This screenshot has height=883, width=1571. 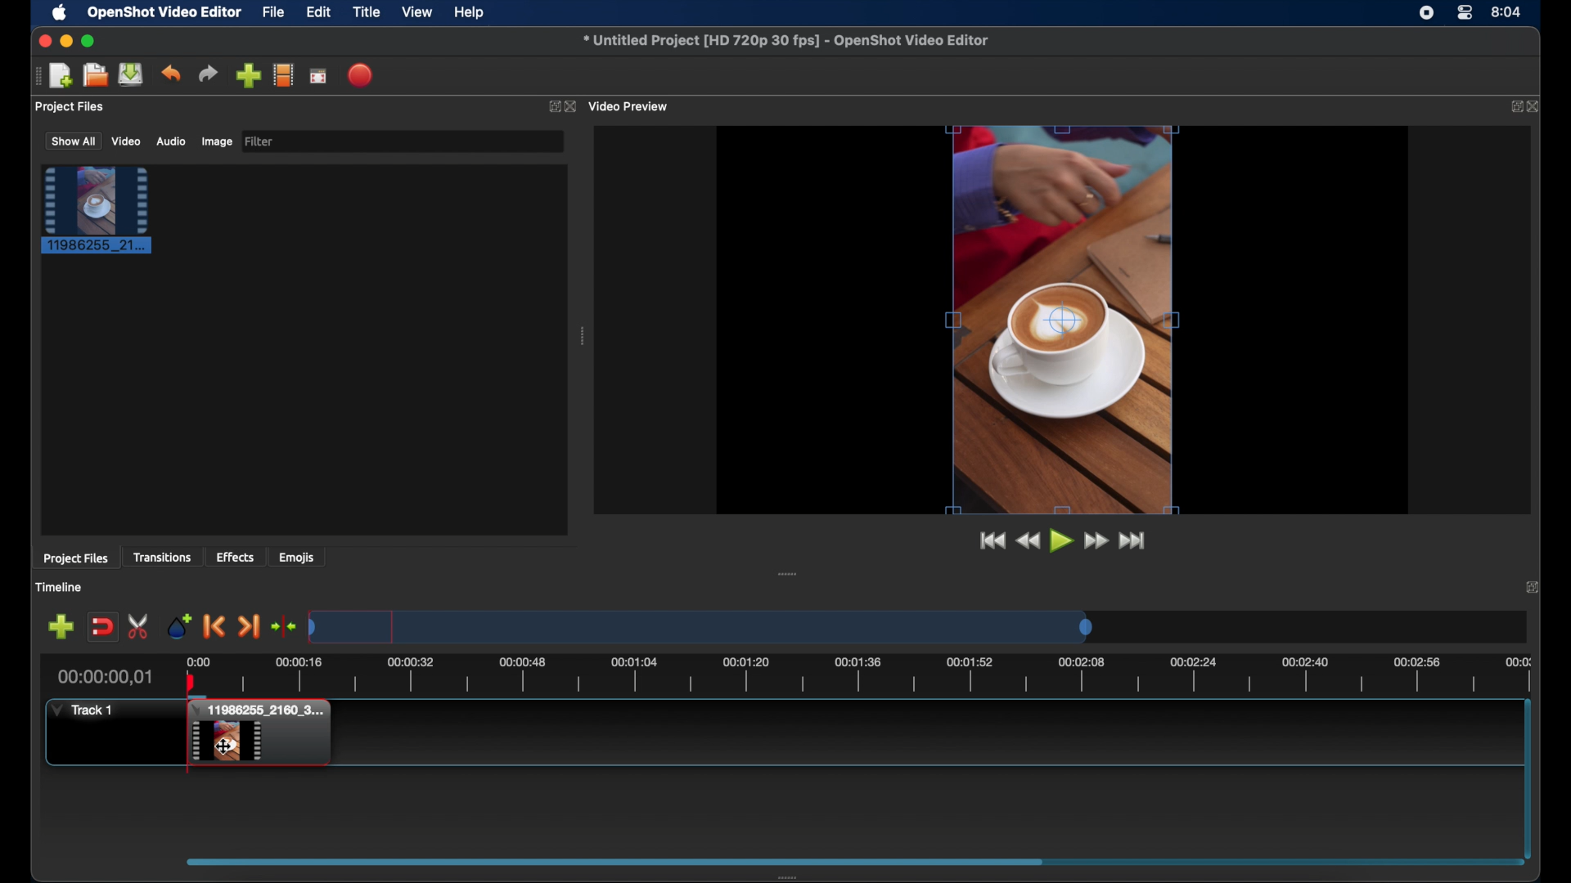 I want to click on close, so click(x=44, y=42).